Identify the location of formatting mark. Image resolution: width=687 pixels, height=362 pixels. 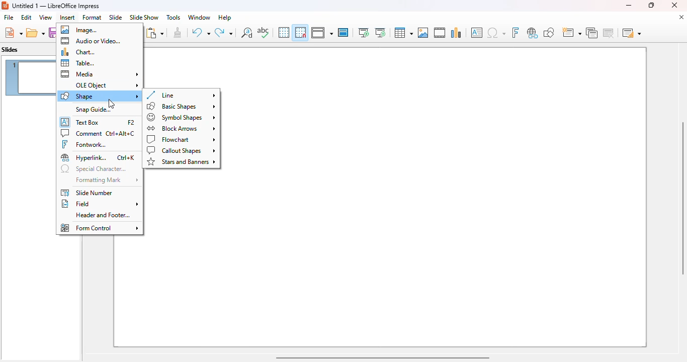
(106, 180).